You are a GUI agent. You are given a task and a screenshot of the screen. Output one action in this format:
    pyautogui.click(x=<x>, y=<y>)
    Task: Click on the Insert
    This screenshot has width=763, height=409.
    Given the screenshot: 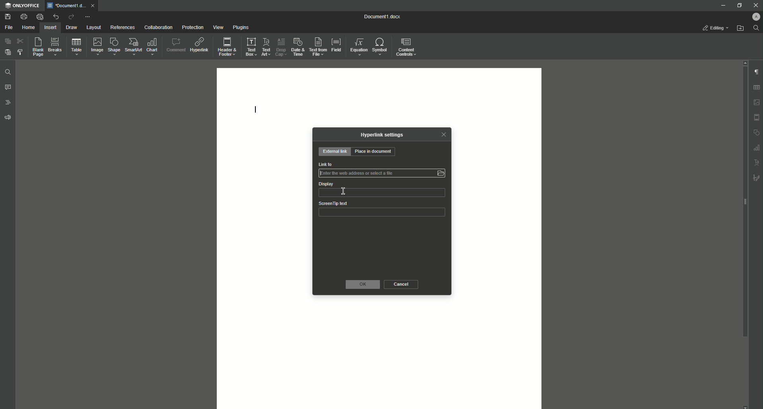 What is the action you would take?
    pyautogui.click(x=51, y=27)
    